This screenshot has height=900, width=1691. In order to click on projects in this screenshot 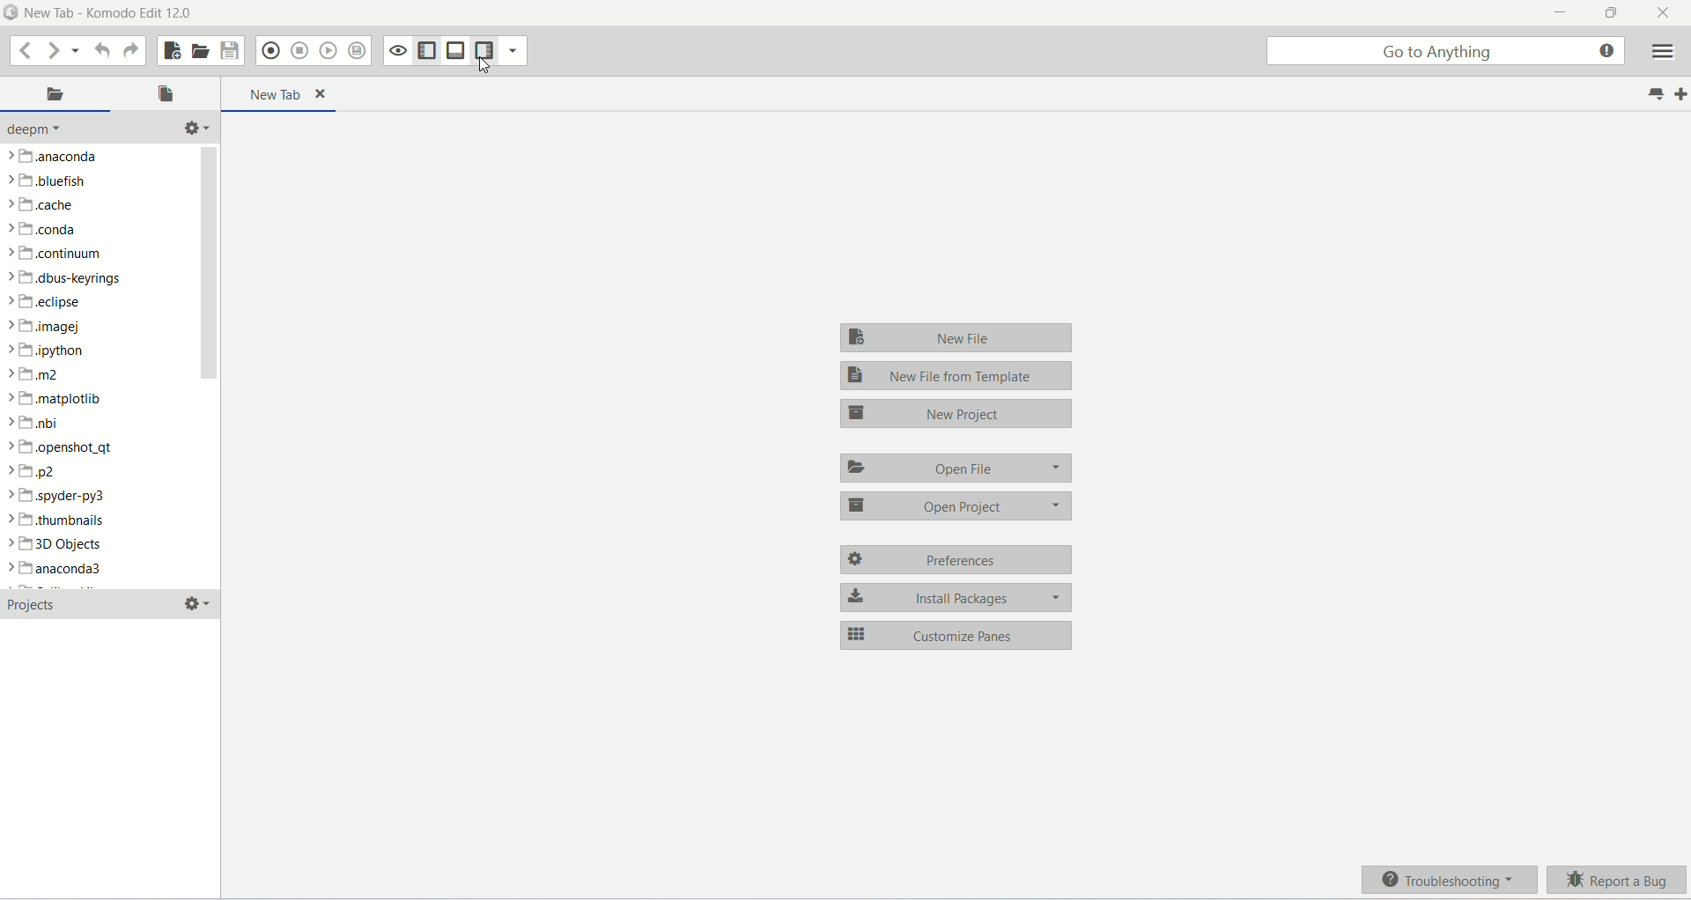, I will do `click(37, 604)`.